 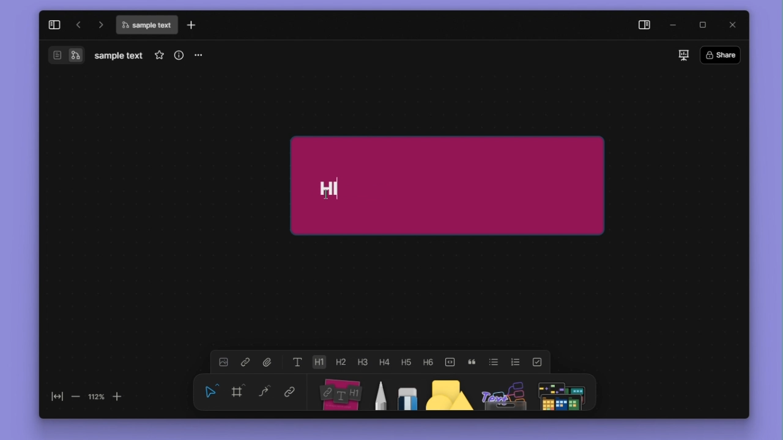 I want to click on new tab, so click(x=191, y=24).